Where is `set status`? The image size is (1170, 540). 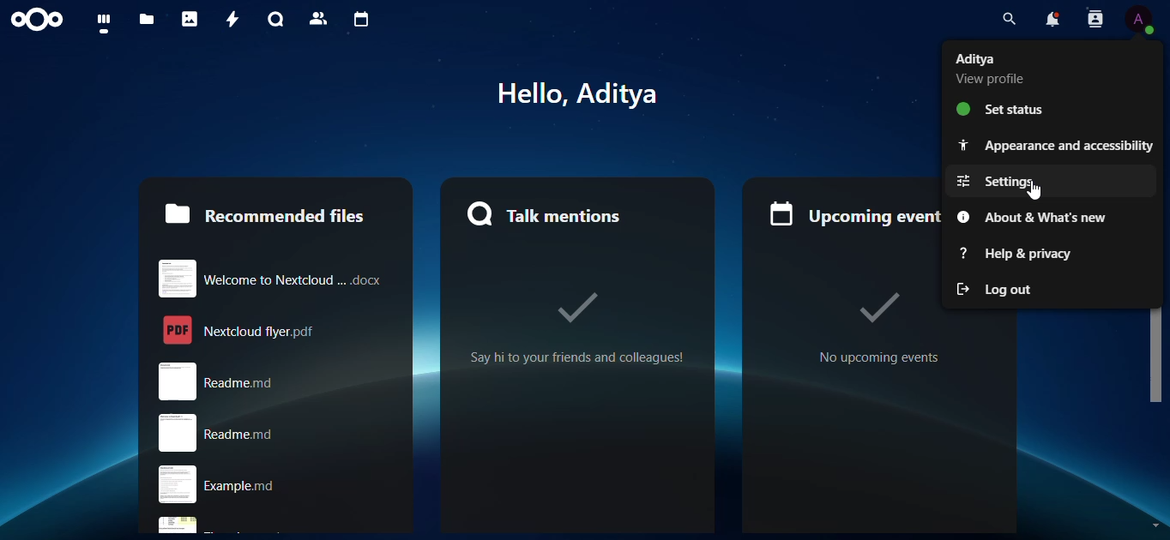
set status is located at coordinates (998, 110).